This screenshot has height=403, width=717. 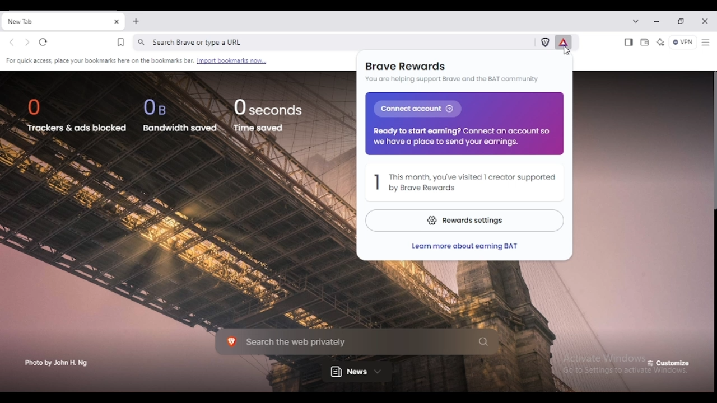 What do you see at coordinates (75, 115) in the screenshot?
I see `0 trackers & ads blocked` at bounding box center [75, 115].